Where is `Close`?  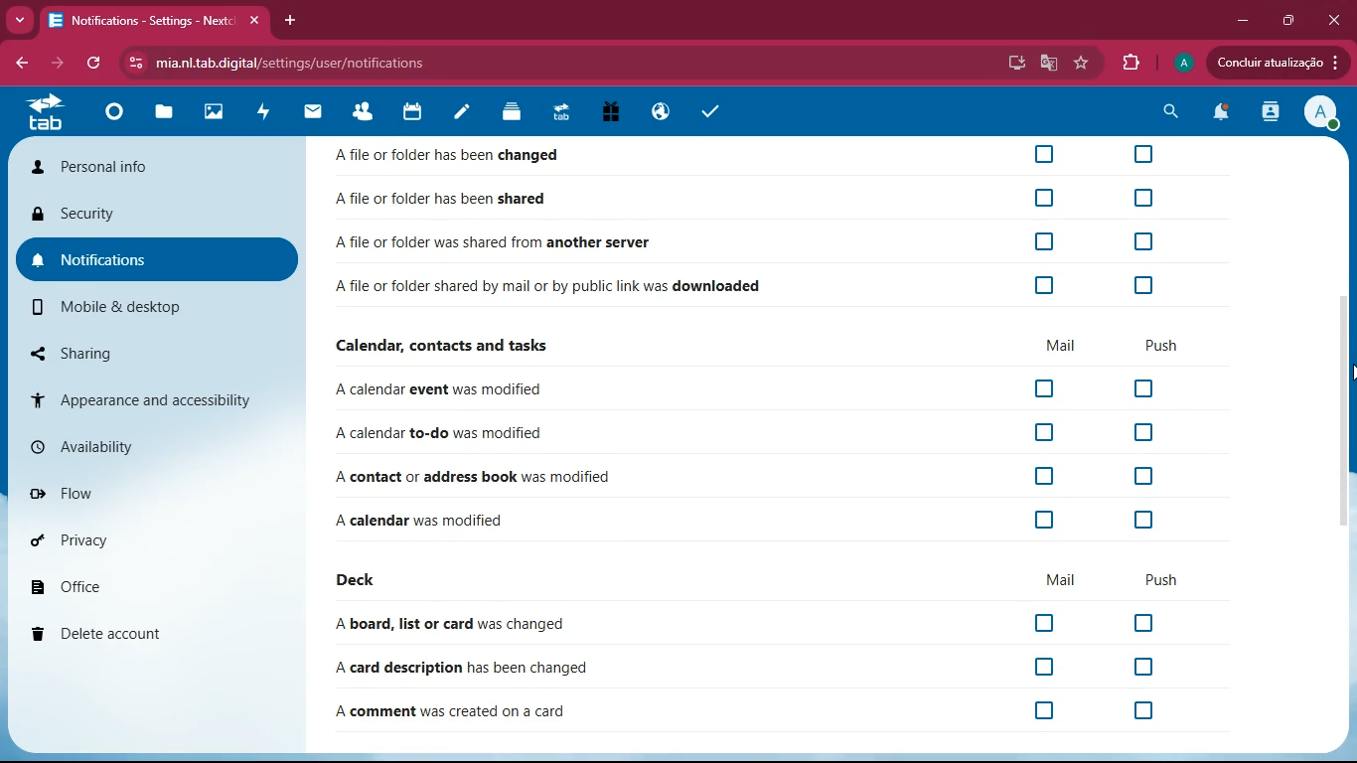
Close is located at coordinates (1334, 20).